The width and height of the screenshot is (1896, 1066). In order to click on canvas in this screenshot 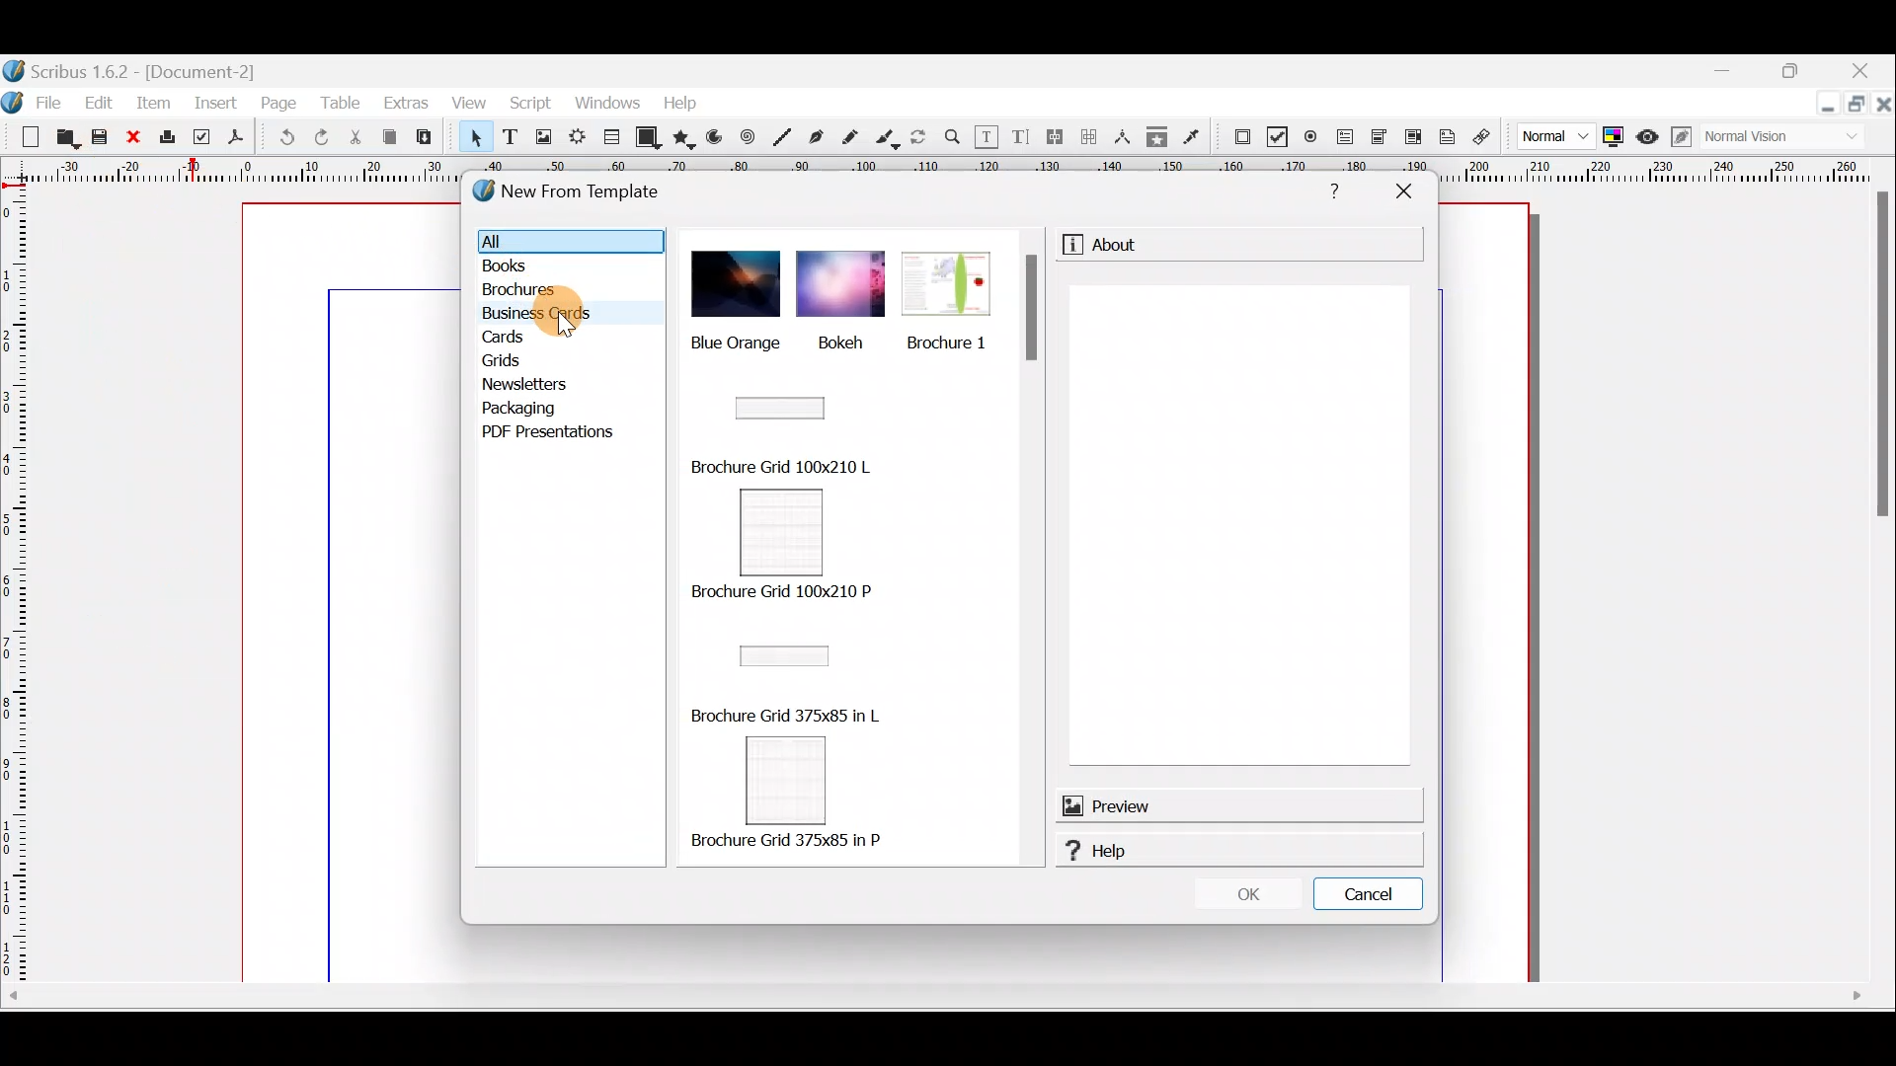, I will do `click(1488, 593)`.